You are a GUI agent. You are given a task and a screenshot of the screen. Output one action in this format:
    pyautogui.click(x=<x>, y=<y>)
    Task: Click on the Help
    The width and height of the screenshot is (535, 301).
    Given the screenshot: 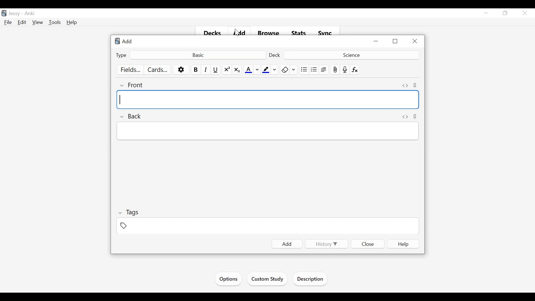 What is the action you would take?
    pyautogui.click(x=72, y=22)
    